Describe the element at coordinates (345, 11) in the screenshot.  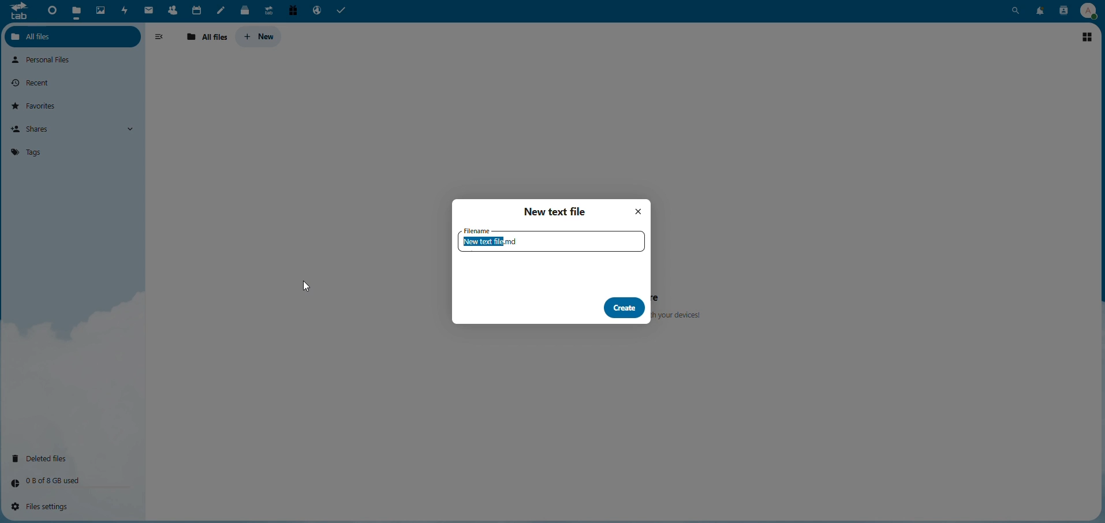
I see `Tasks` at that location.